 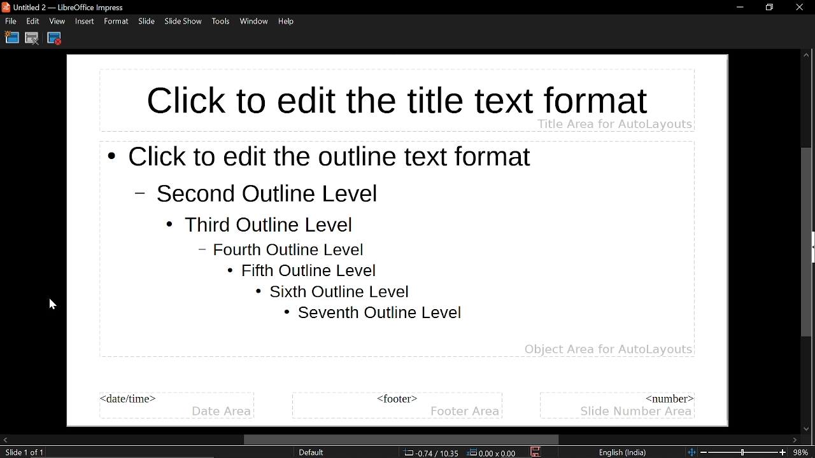 What do you see at coordinates (401, 439) in the screenshot?
I see `Horizontal scrollbar` at bounding box center [401, 439].